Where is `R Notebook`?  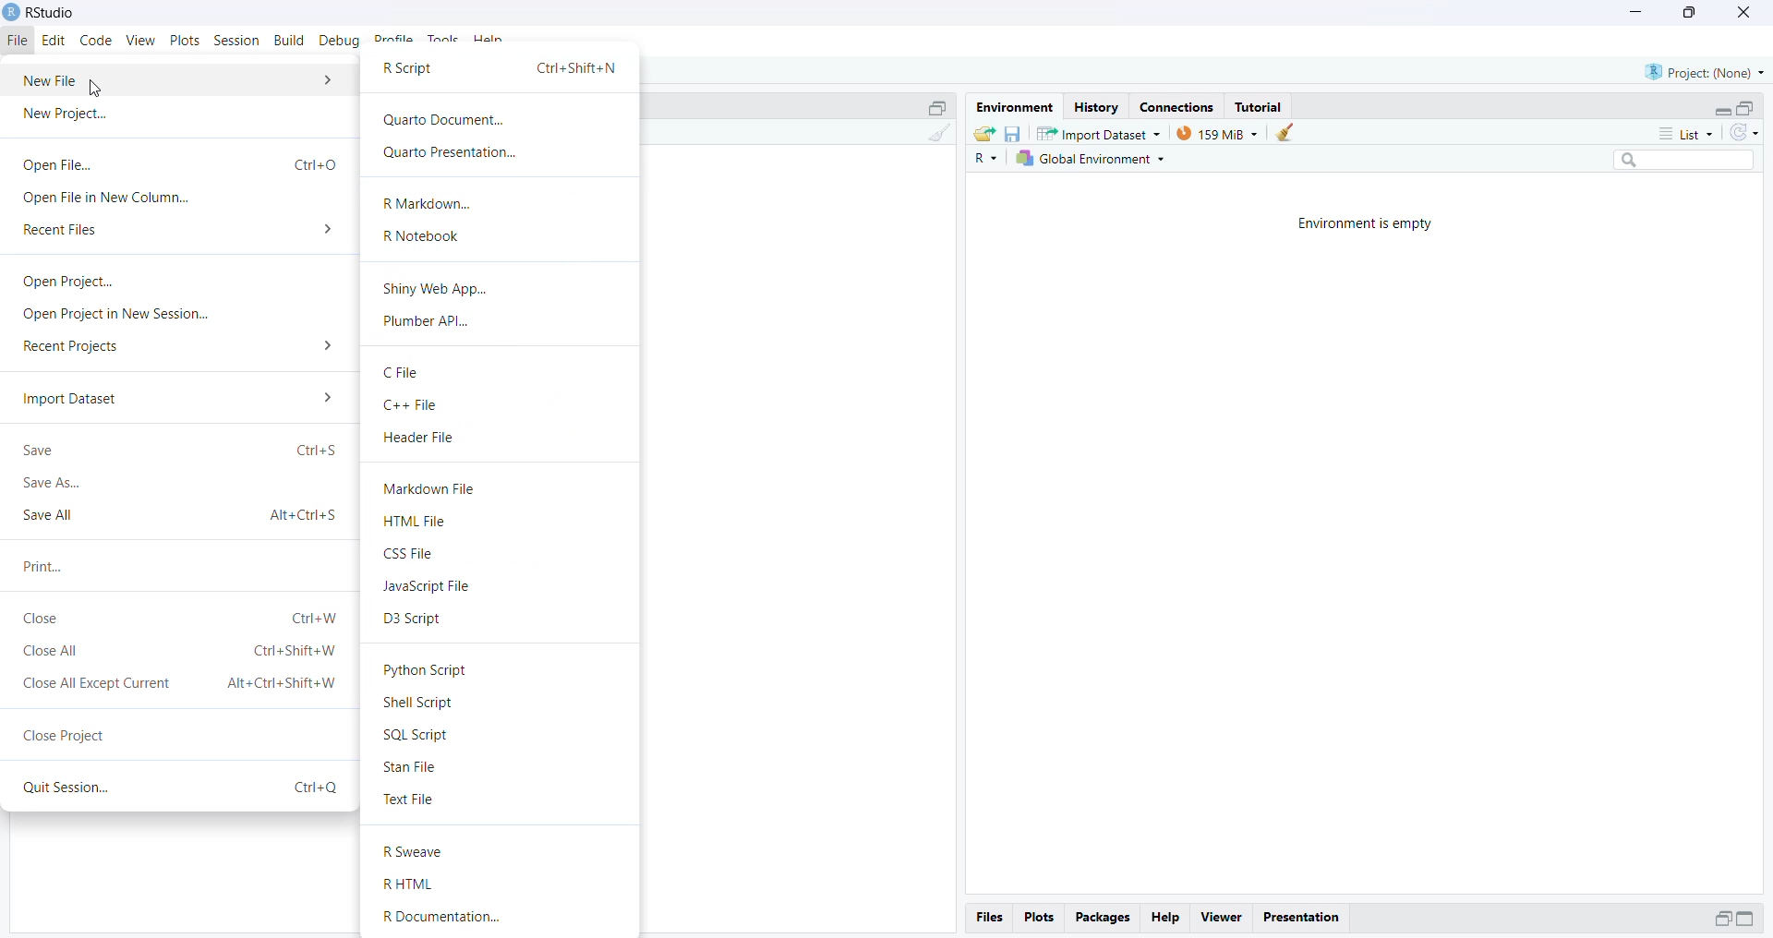 R Notebook is located at coordinates (423, 235).